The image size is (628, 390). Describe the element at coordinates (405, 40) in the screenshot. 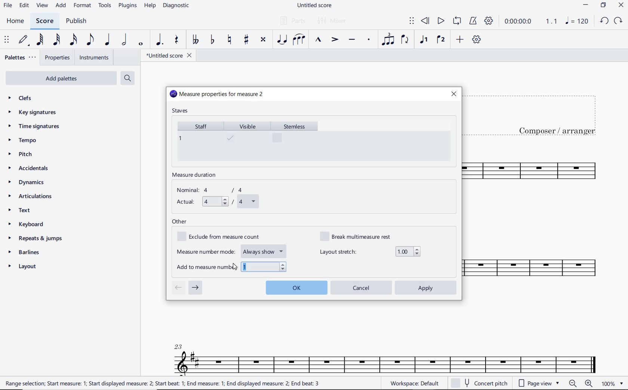

I see `FLIP DIRECTION` at that location.